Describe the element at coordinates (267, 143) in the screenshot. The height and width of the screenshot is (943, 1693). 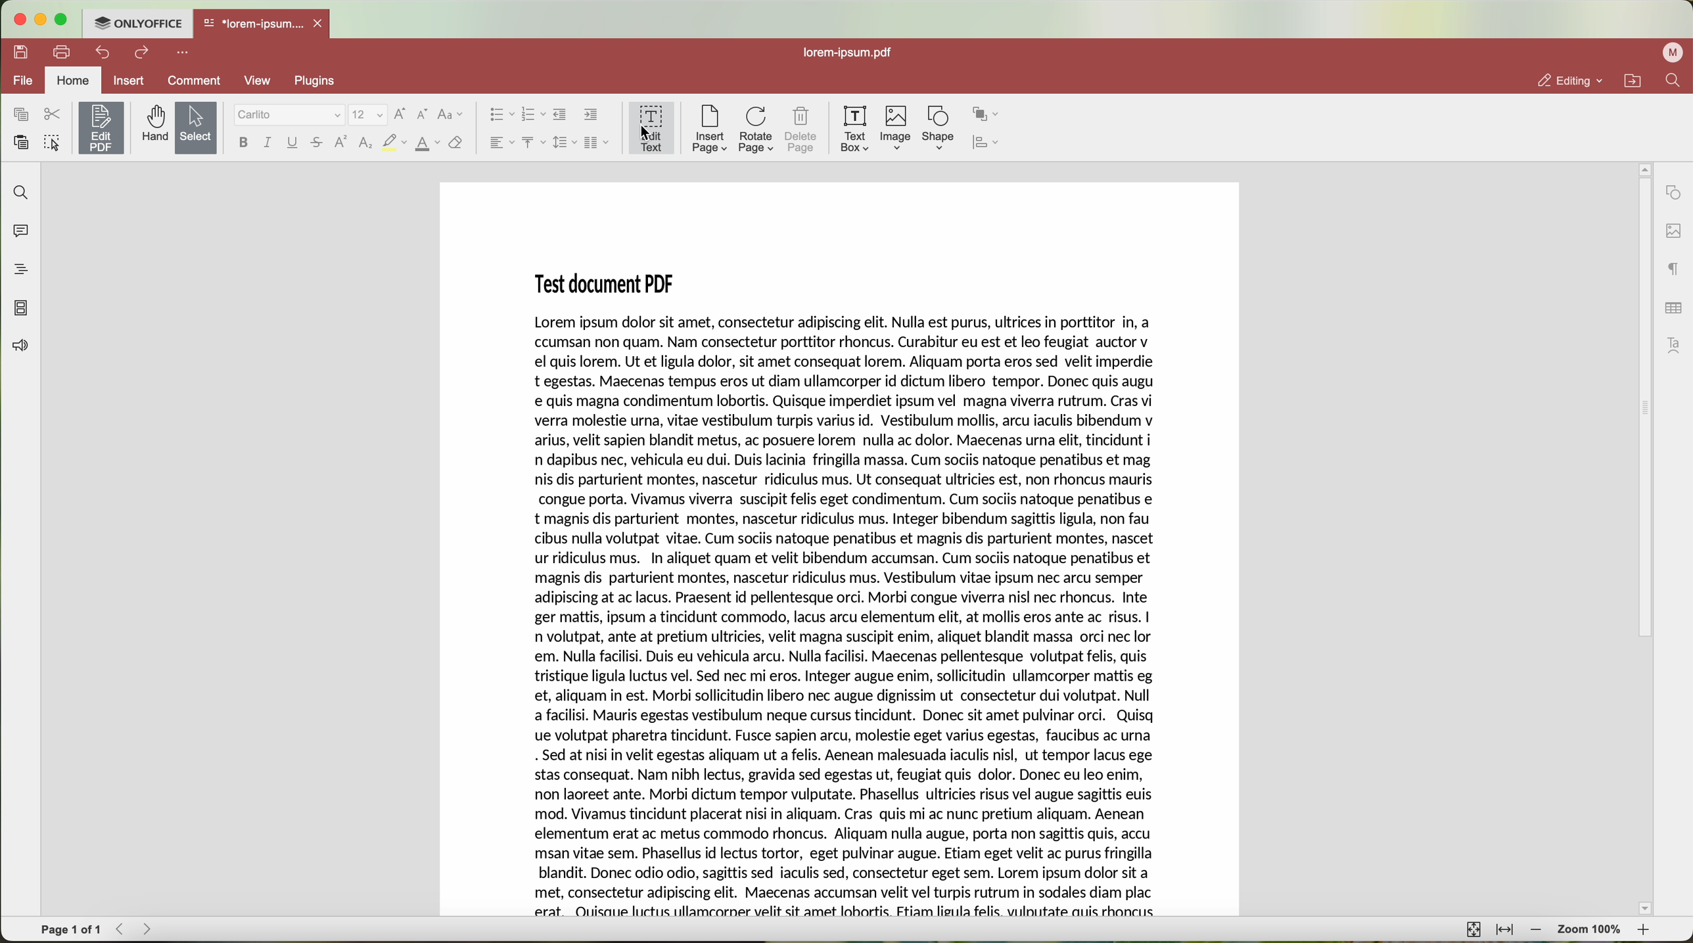
I see `italic` at that location.